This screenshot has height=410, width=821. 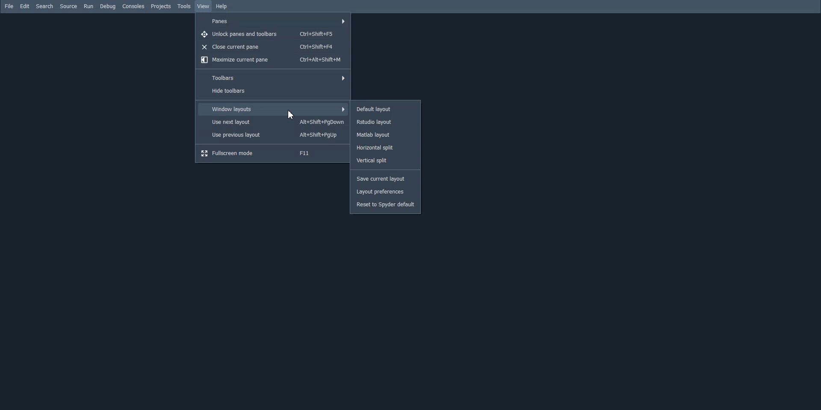 I want to click on Maximize current panes, so click(x=272, y=60).